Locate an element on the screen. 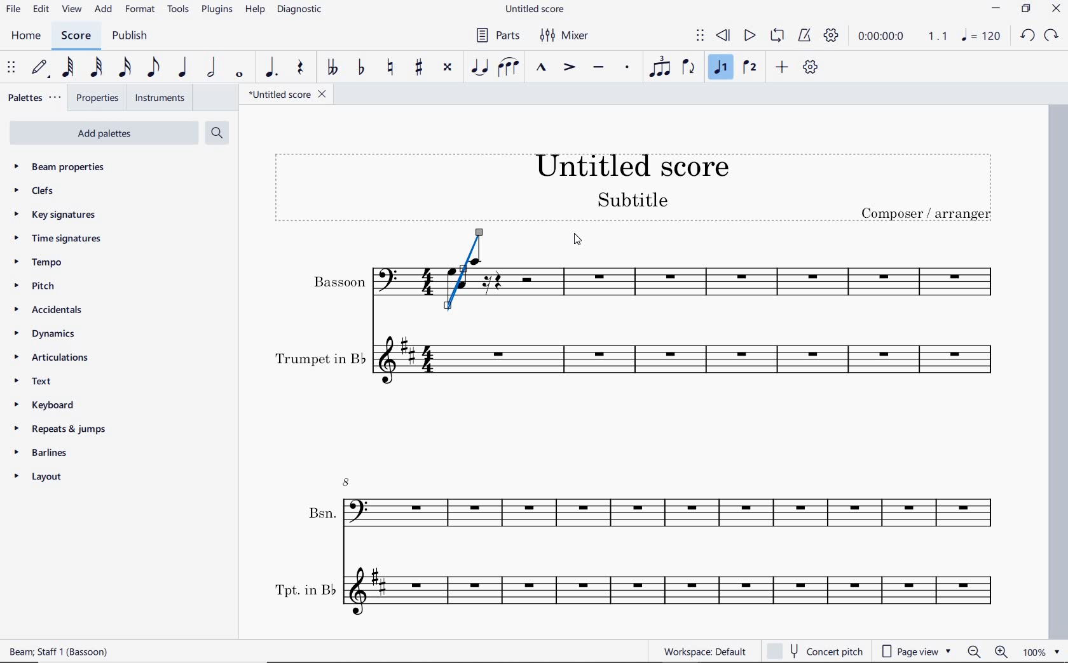  whole note is located at coordinates (238, 75).